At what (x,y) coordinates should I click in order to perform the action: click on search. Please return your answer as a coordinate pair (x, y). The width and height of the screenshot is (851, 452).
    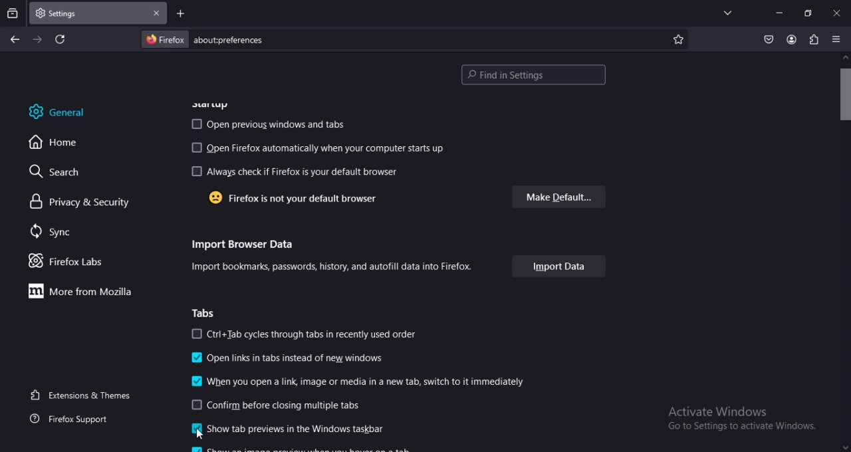
    Looking at the image, I should click on (53, 172).